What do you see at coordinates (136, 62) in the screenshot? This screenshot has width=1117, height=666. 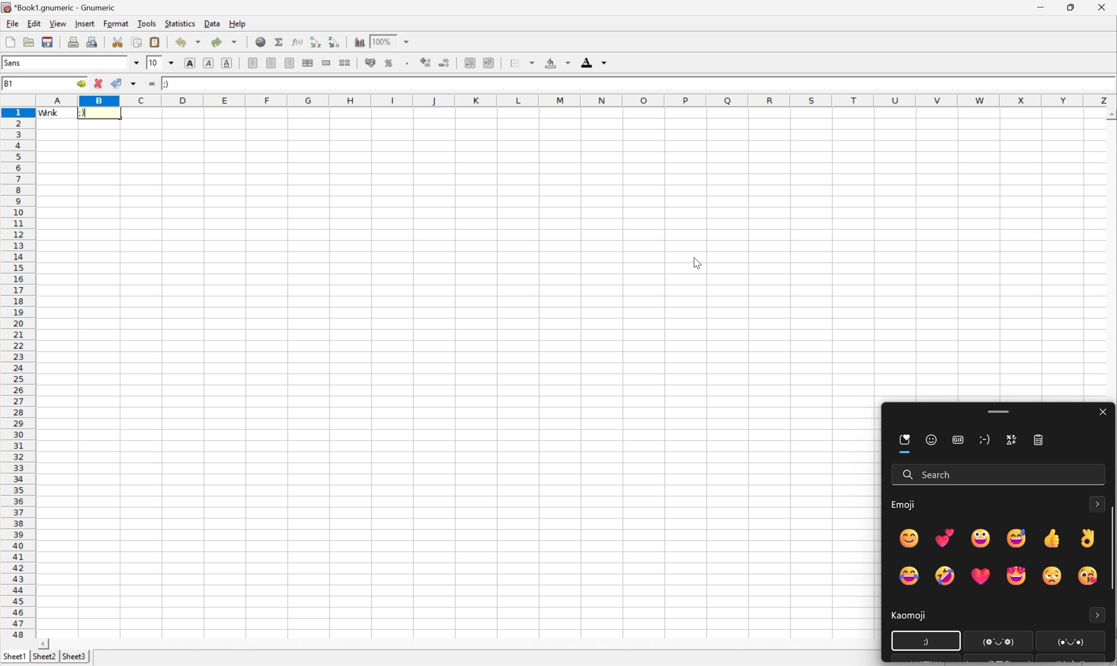 I see `drop down` at bounding box center [136, 62].